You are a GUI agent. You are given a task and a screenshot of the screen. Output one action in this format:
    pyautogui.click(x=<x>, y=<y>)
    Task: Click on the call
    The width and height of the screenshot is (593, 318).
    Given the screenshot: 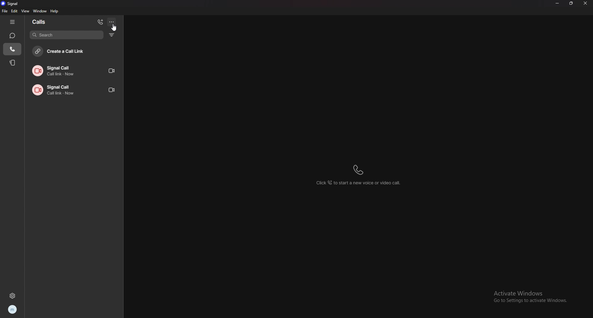 What is the action you would take?
    pyautogui.click(x=76, y=70)
    